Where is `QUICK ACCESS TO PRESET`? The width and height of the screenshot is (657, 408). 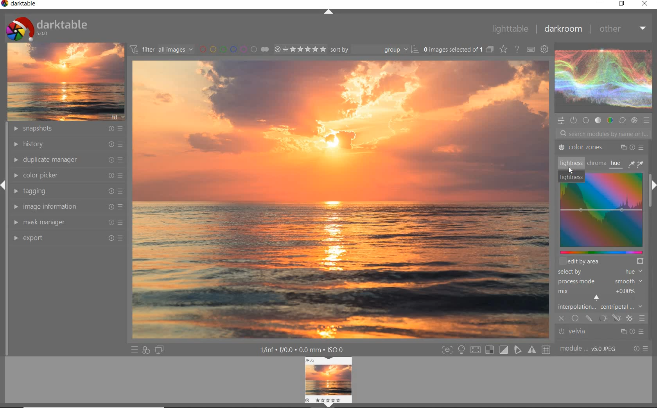 QUICK ACCESS TO PRESET is located at coordinates (133, 350).